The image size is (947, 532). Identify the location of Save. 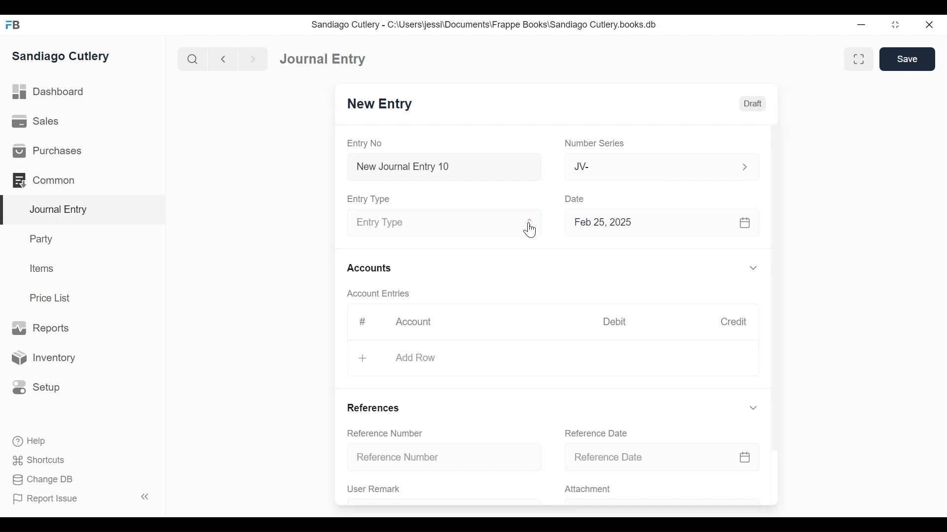
(908, 59).